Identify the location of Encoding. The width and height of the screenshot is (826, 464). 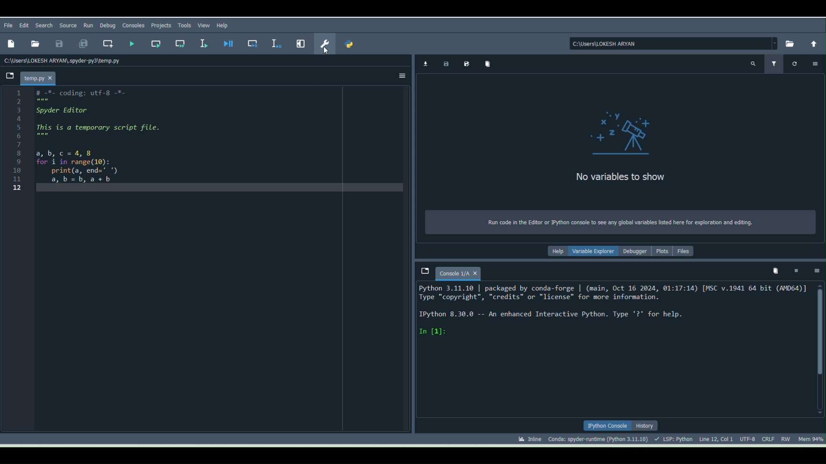
(749, 438).